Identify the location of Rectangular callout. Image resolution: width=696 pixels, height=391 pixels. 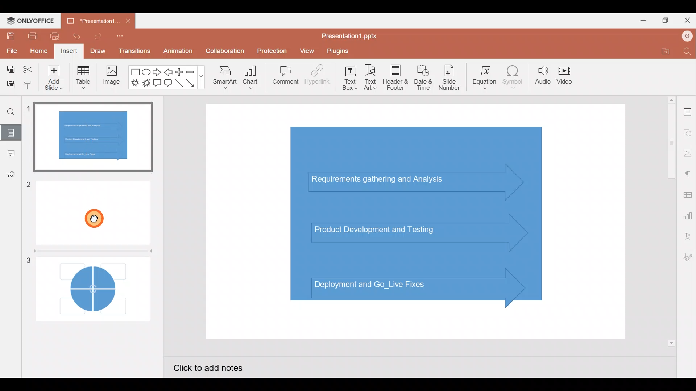
(157, 83).